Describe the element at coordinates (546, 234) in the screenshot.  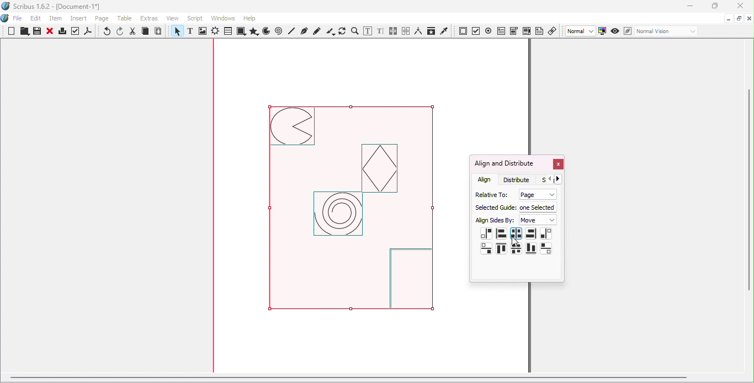
I see `Align left sides of items to right sides of anchor` at that location.